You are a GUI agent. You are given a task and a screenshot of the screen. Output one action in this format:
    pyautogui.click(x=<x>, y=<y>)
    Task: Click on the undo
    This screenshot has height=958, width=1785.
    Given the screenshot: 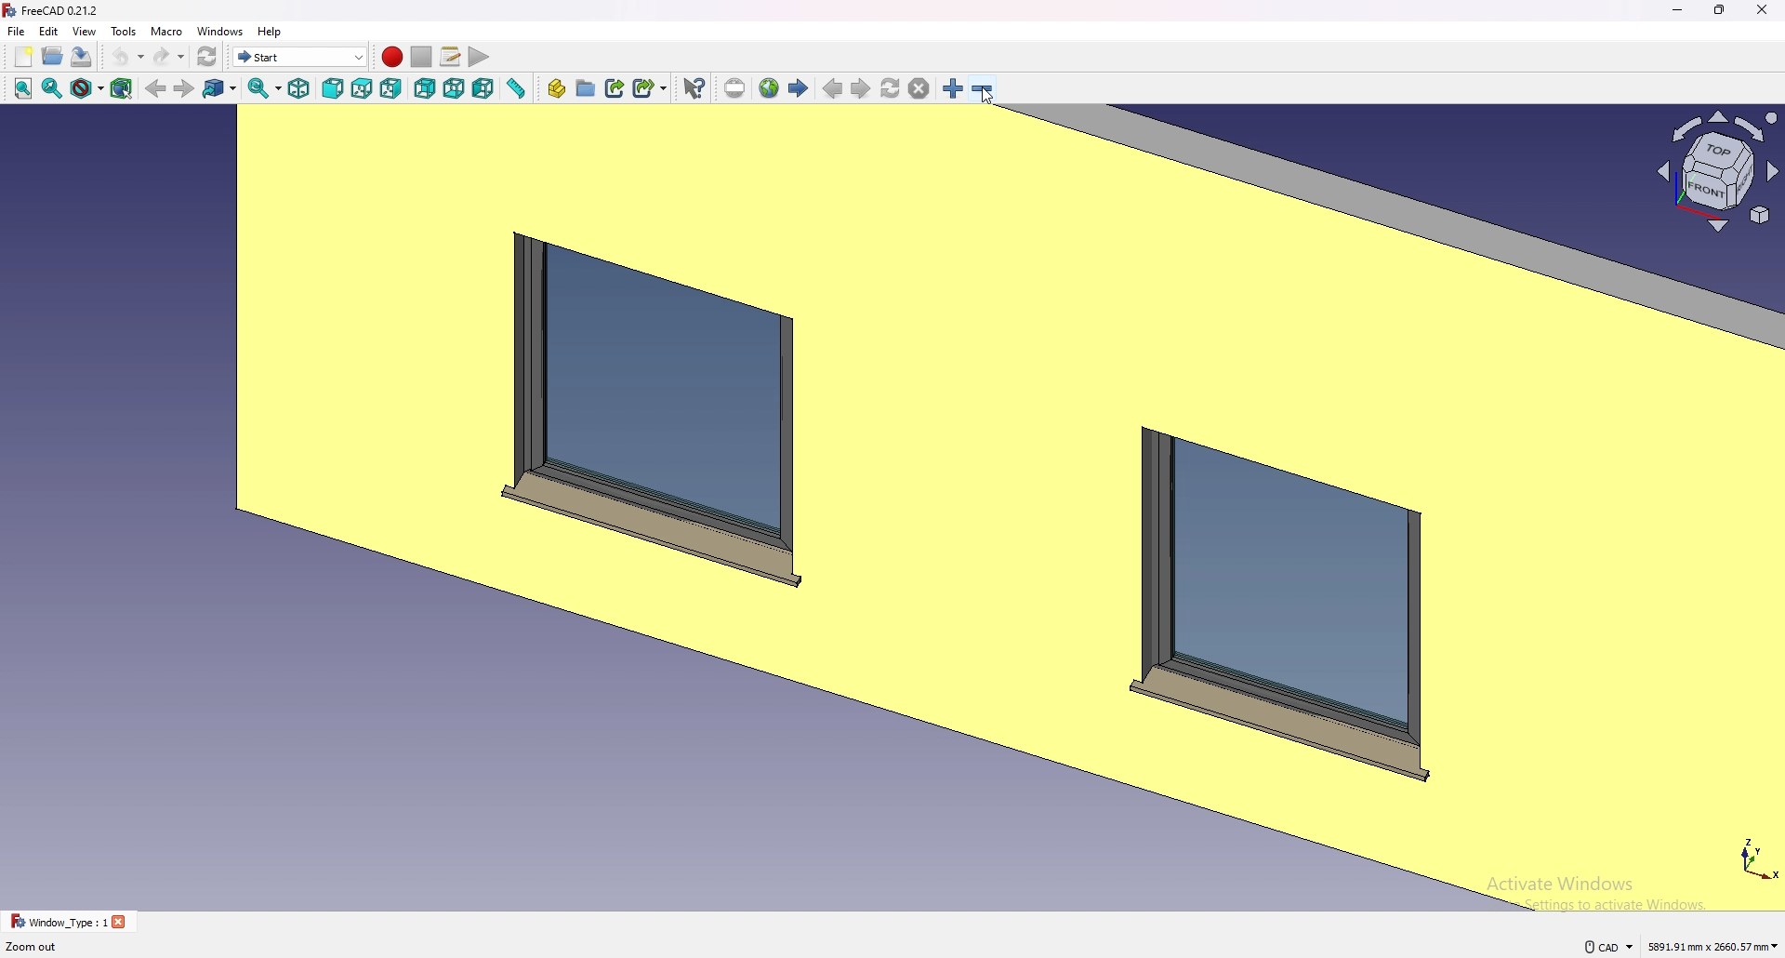 What is the action you would take?
    pyautogui.click(x=126, y=57)
    